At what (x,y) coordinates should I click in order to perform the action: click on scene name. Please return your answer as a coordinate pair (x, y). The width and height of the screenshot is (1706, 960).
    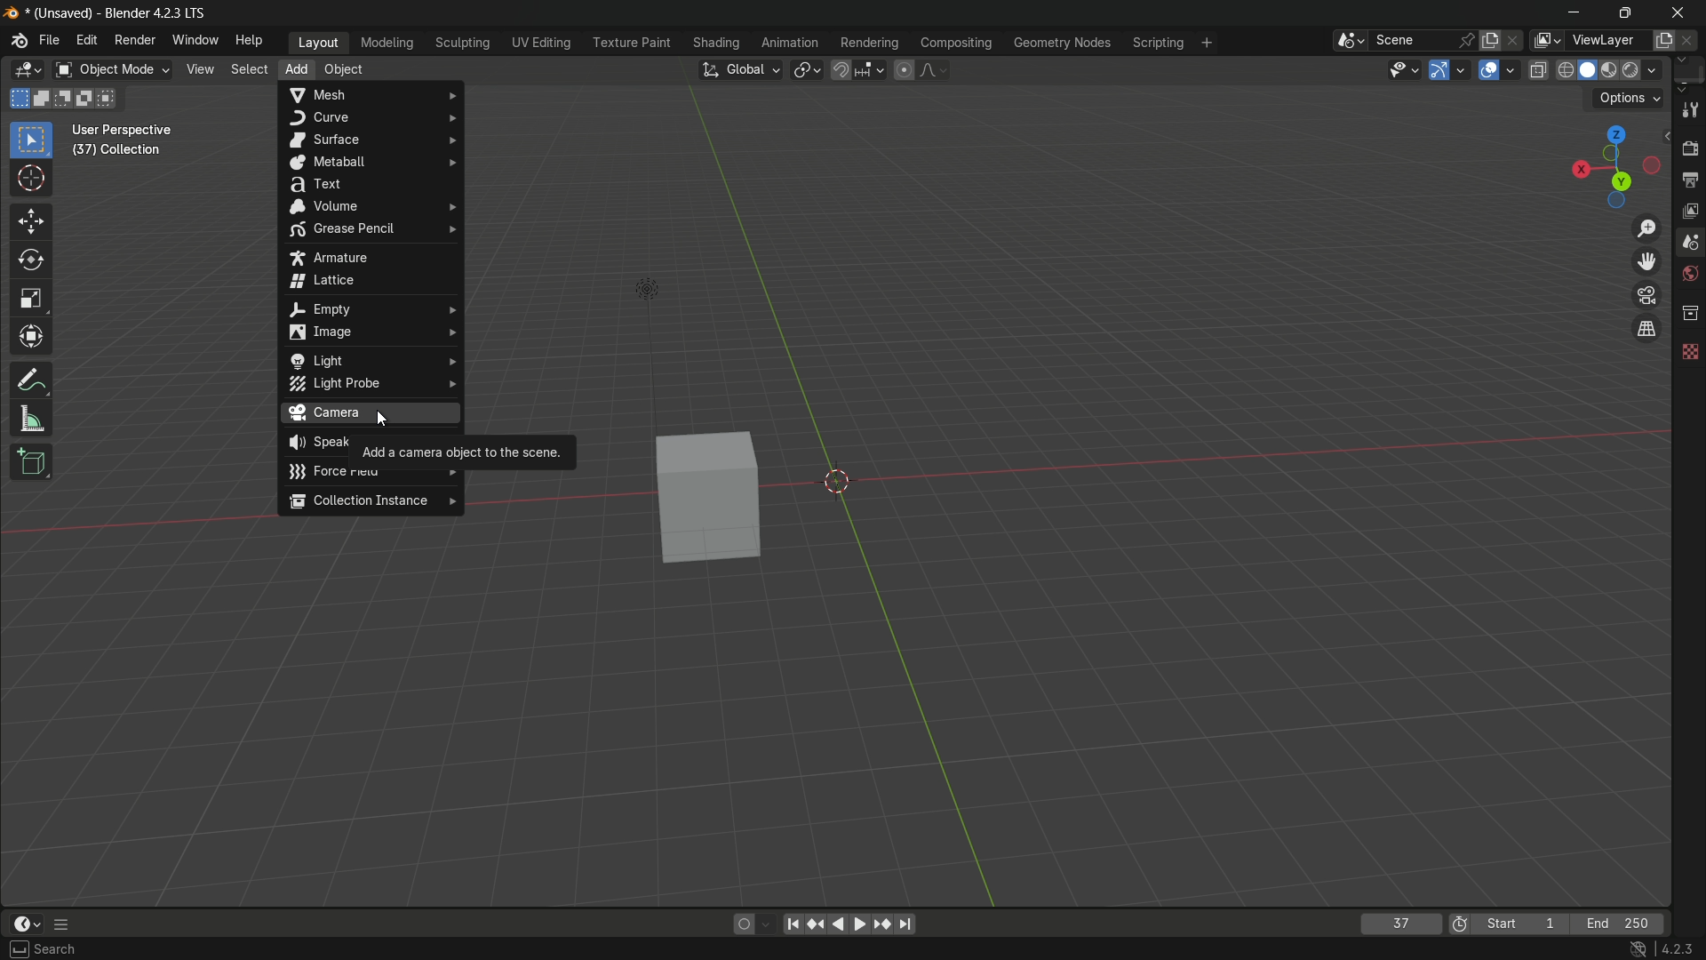
    Looking at the image, I should click on (1409, 41).